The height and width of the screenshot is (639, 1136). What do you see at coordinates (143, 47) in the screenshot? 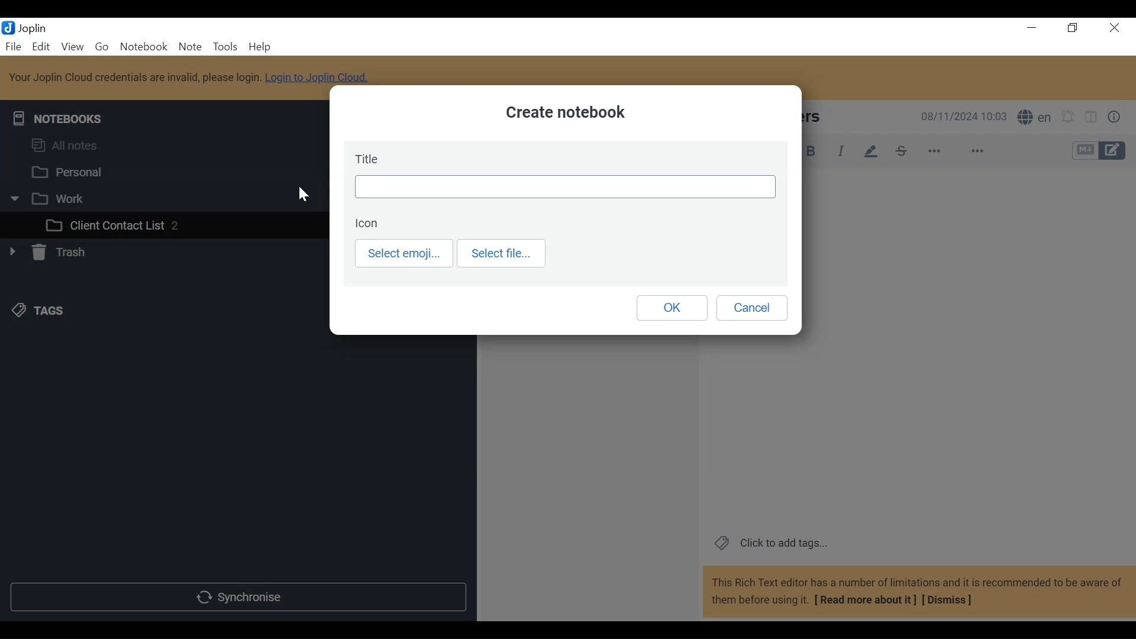
I see `Notebook` at bounding box center [143, 47].